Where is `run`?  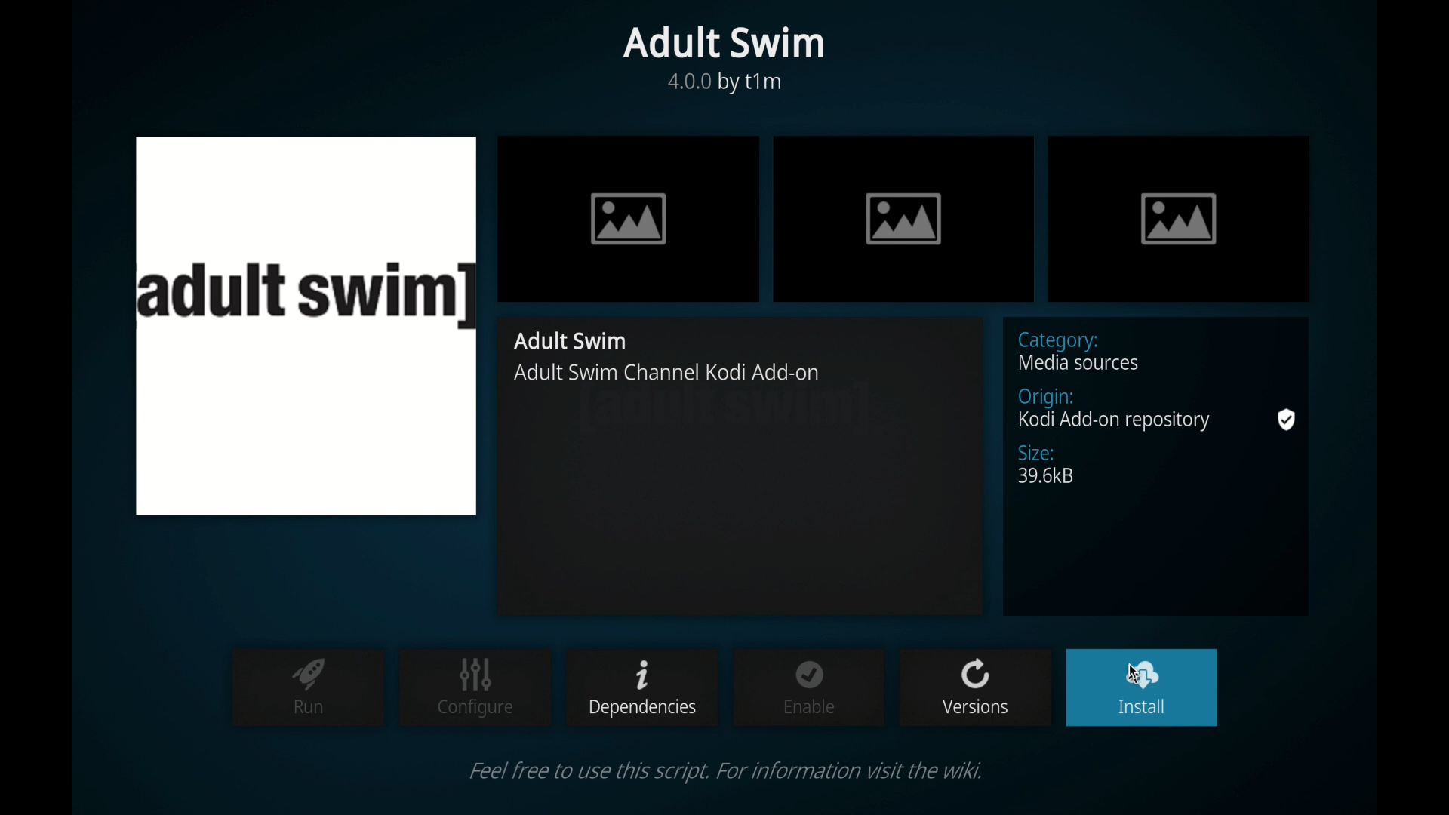
run is located at coordinates (309, 686).